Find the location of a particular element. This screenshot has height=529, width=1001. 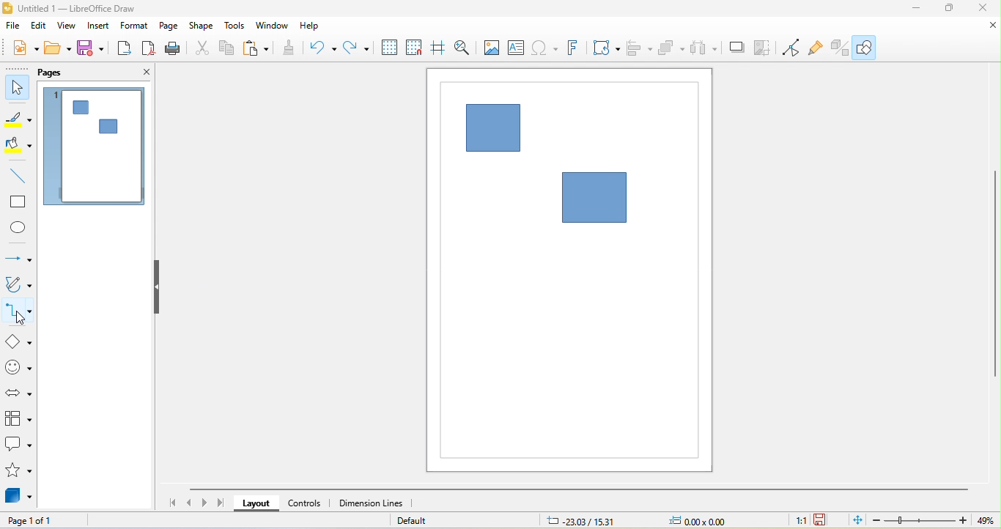

clone formatting is located at coordinates (291, 50).